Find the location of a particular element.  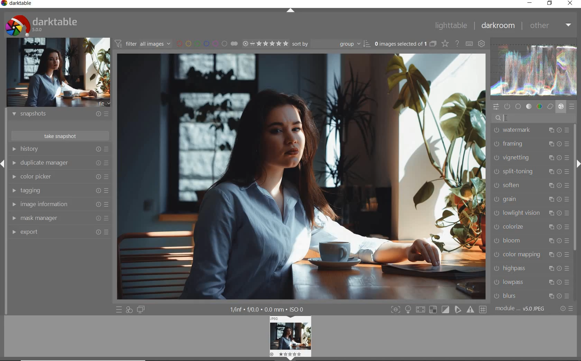

change overlays shown on thumbnails is located at coordinates (445, 43).